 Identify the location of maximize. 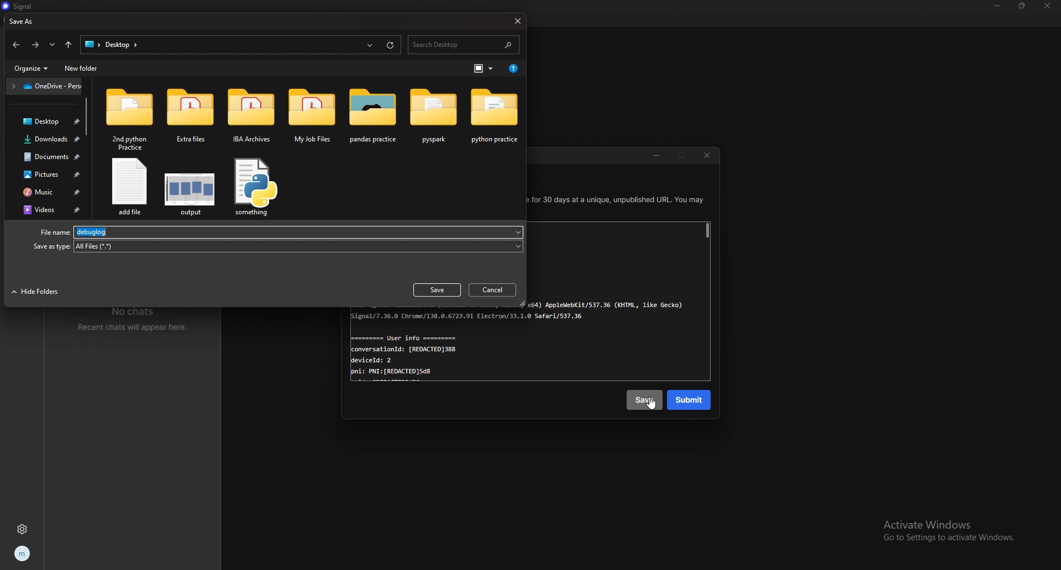
(683, 156).